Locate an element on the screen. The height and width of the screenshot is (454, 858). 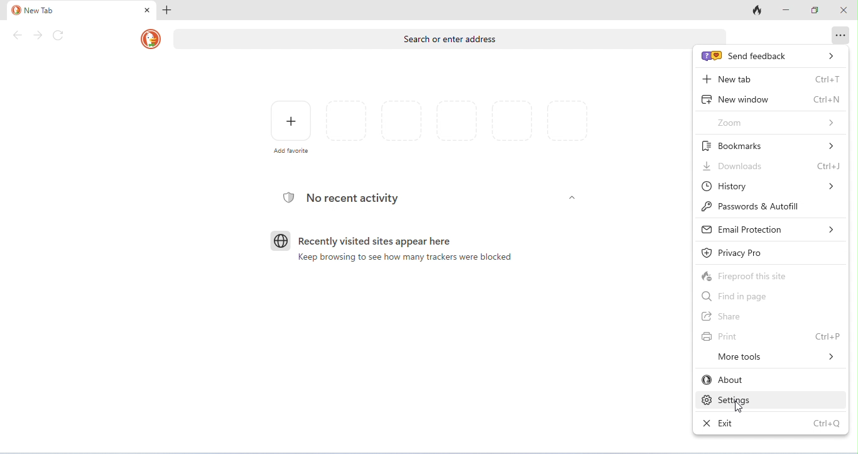
refresh is located at coordinates (59, 36).